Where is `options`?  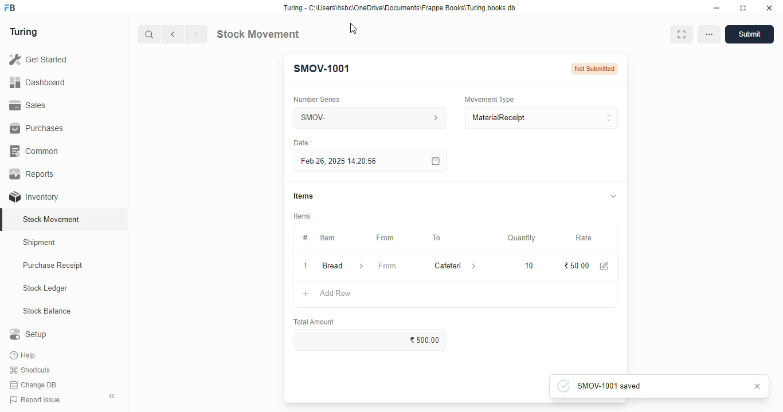 options is located at coordinates (709, 34).